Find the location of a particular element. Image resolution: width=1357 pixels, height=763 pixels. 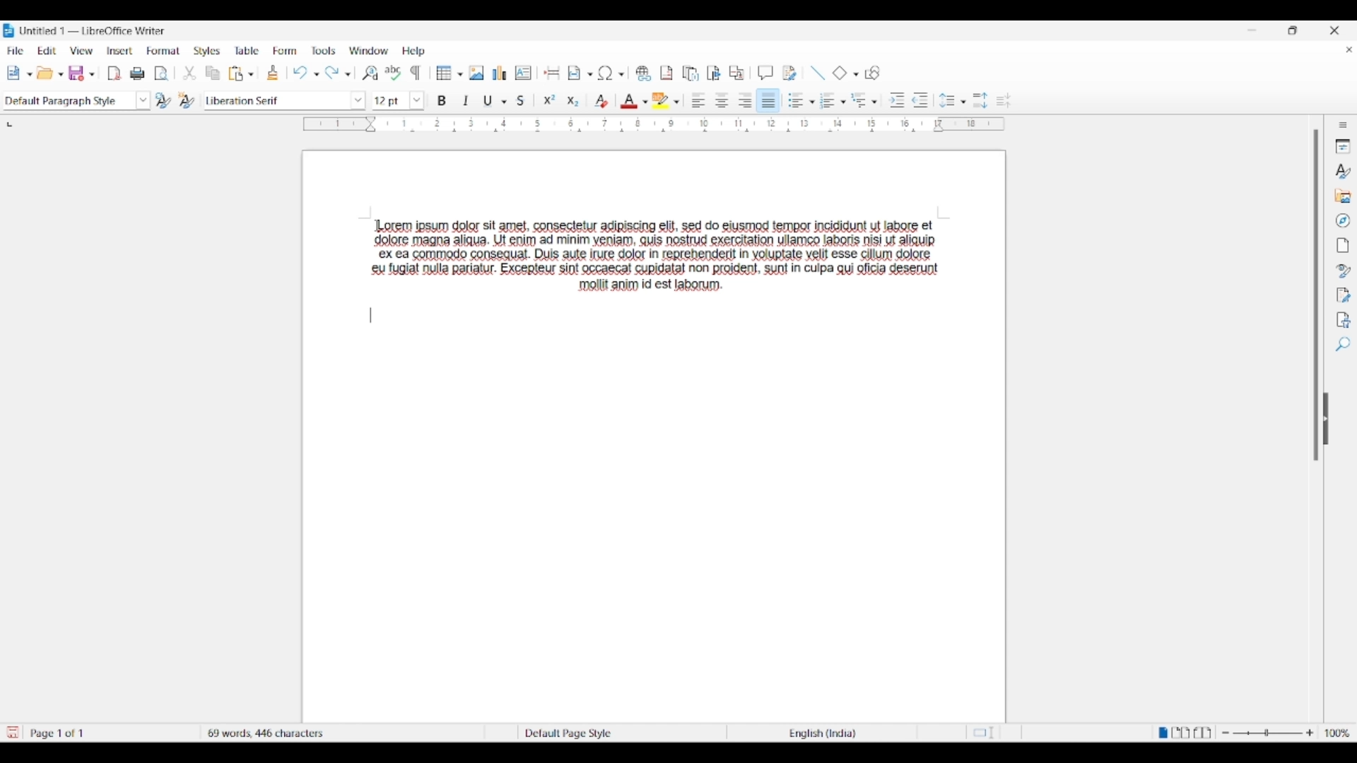

Insert hyperlink is located at coordinates (643, 73).